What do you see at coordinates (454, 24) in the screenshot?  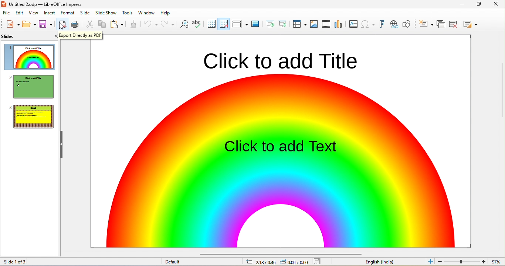 I see `delete slide` at bounding box center [454, 24].